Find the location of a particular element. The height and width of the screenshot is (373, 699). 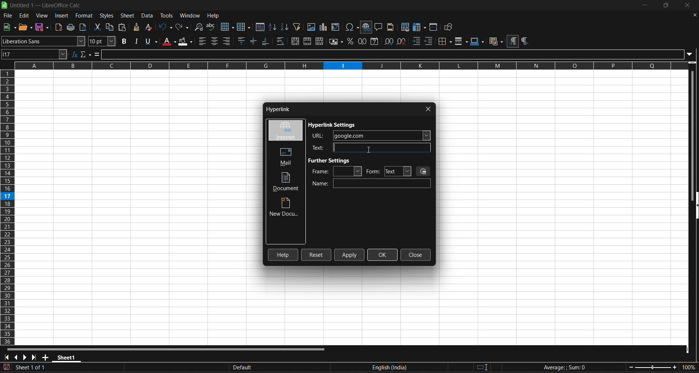

show draw functions is located at coordinates (450, 27).